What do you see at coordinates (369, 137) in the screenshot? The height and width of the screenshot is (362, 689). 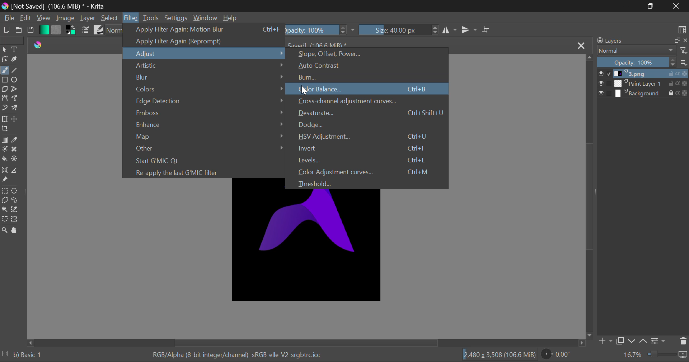 I see `HSV adjustment` at bounding box center [369, 137].